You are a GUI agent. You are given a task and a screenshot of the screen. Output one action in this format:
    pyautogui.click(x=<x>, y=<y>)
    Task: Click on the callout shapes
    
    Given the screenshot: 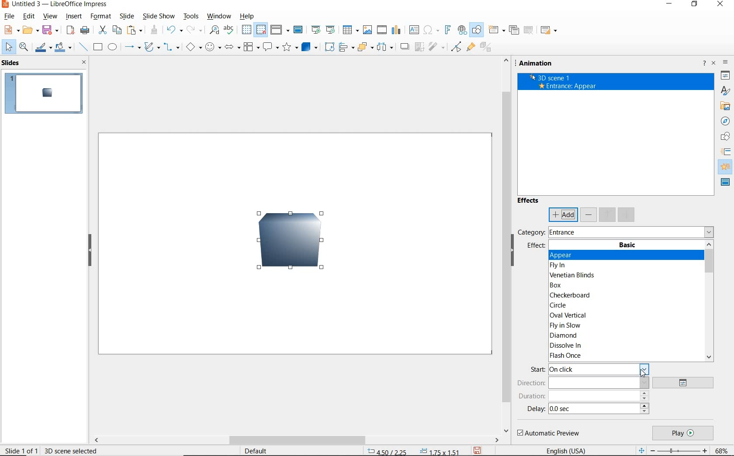 What is the action you would take?
    pyautogui.click(x=270, y=47)
    